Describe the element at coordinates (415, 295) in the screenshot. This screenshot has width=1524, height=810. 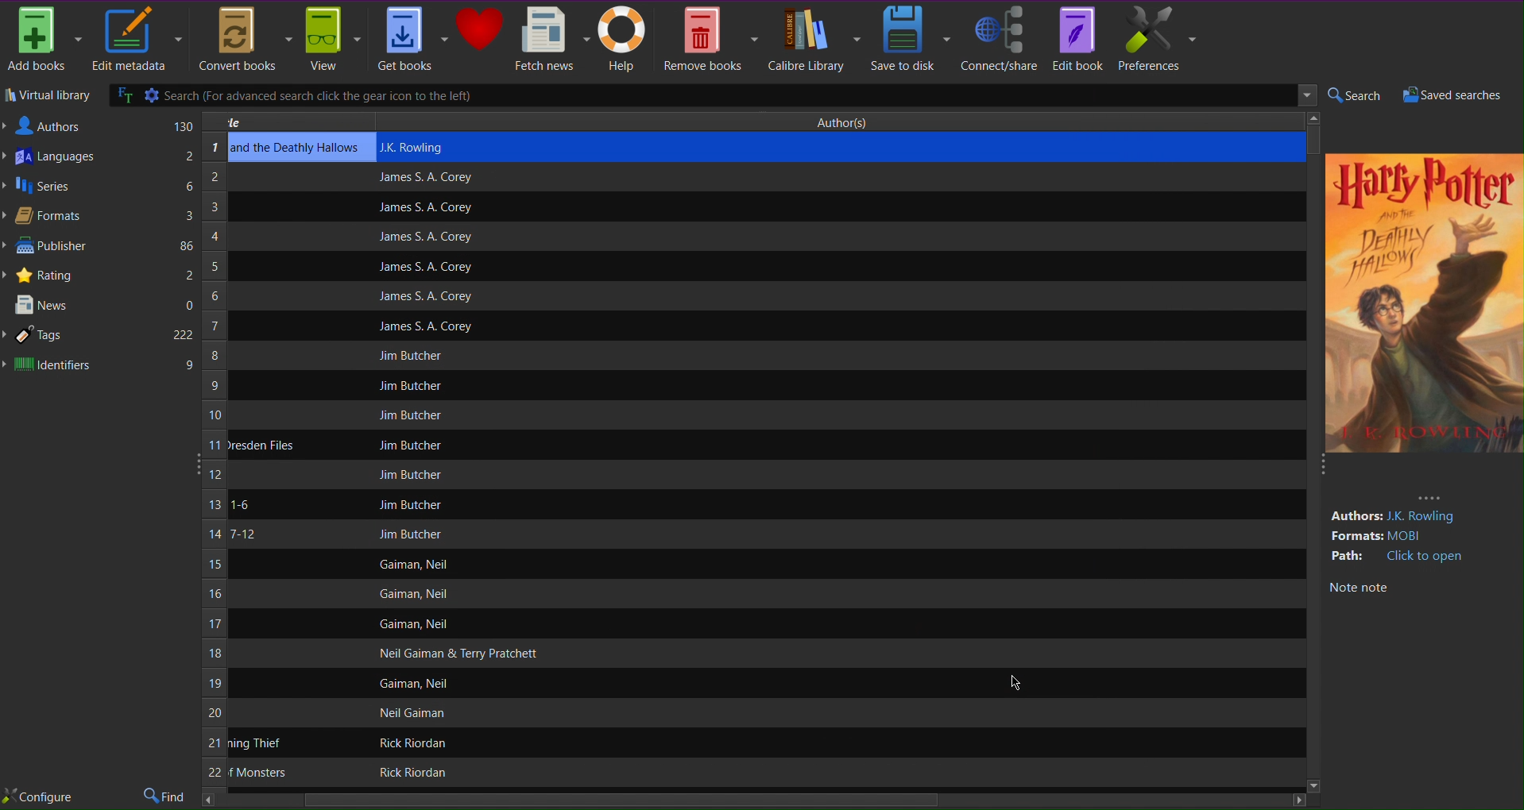
I see `James 5. A. Corey` at that location.